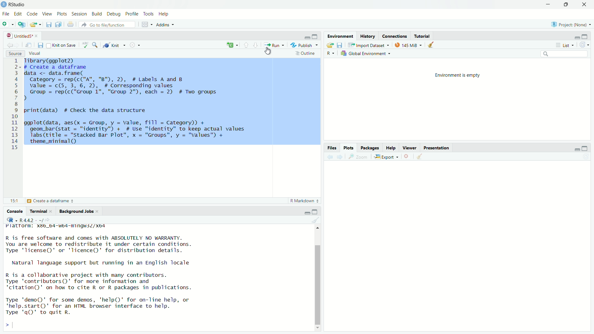 This screenshot has height=334, width=594. I want to click on Help, so click(163, 14).